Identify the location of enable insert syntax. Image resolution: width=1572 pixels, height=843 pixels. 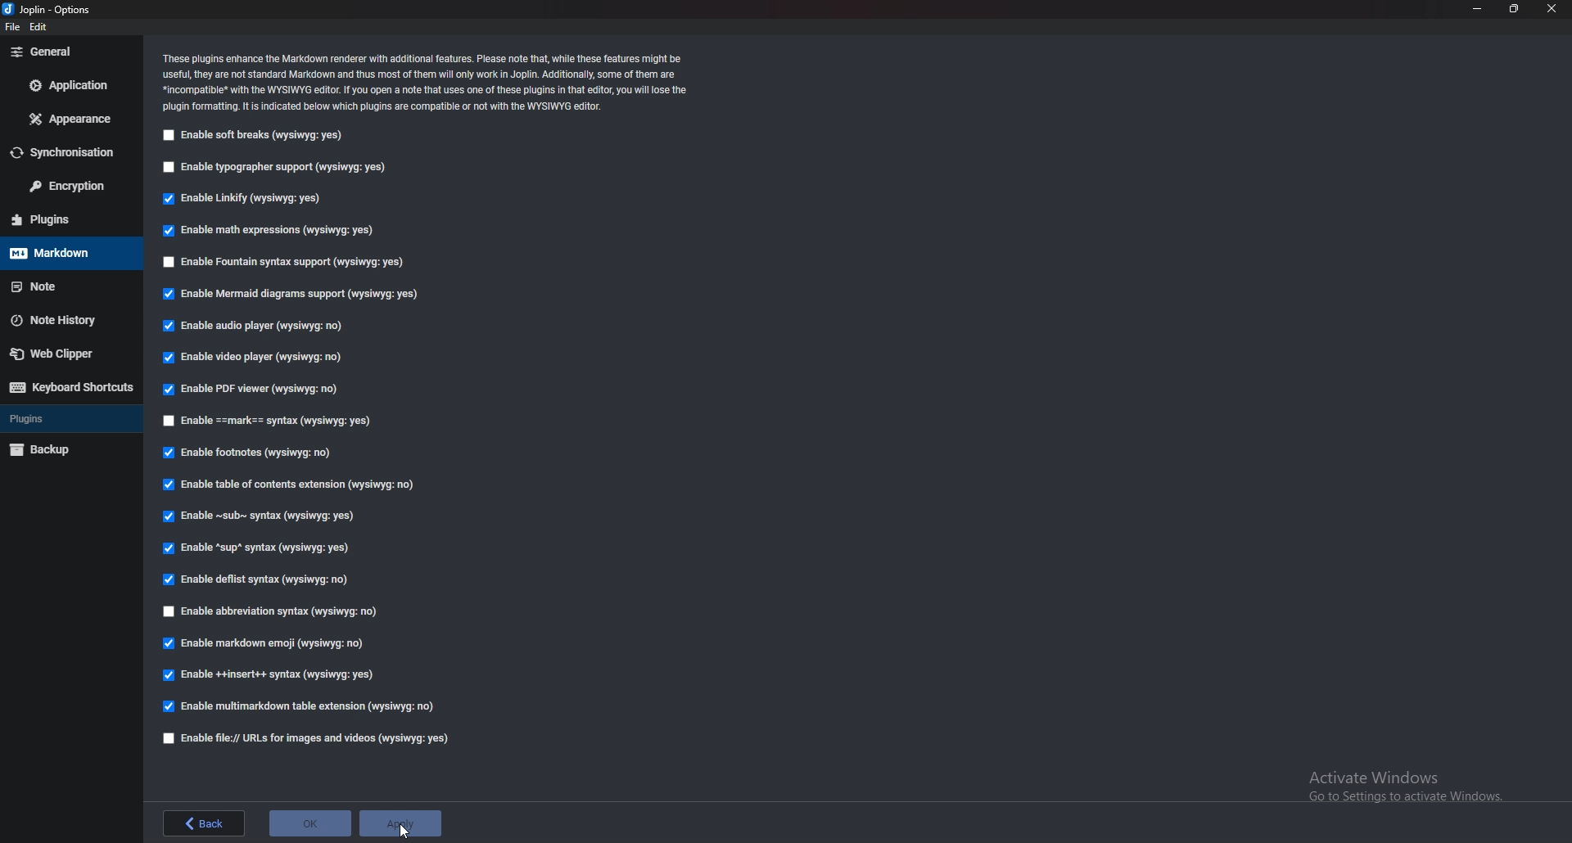
(269, 676).